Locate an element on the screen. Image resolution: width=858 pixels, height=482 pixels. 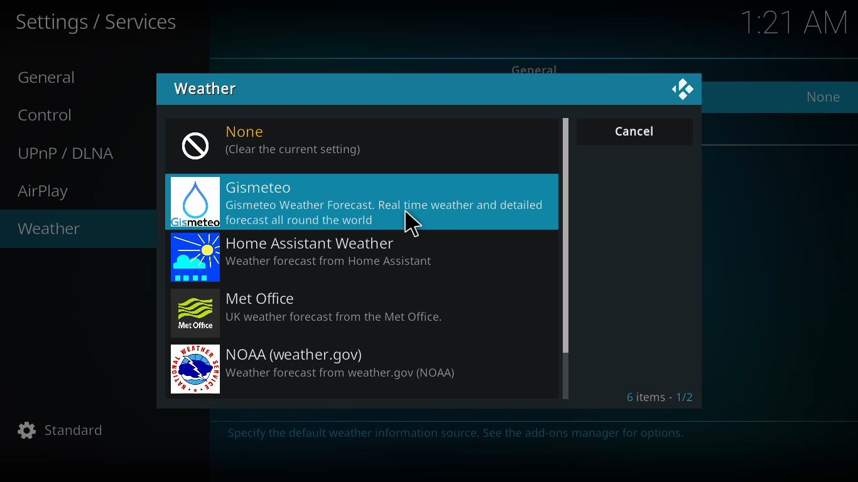
home assistant weather is located at coordinates (320, 257).